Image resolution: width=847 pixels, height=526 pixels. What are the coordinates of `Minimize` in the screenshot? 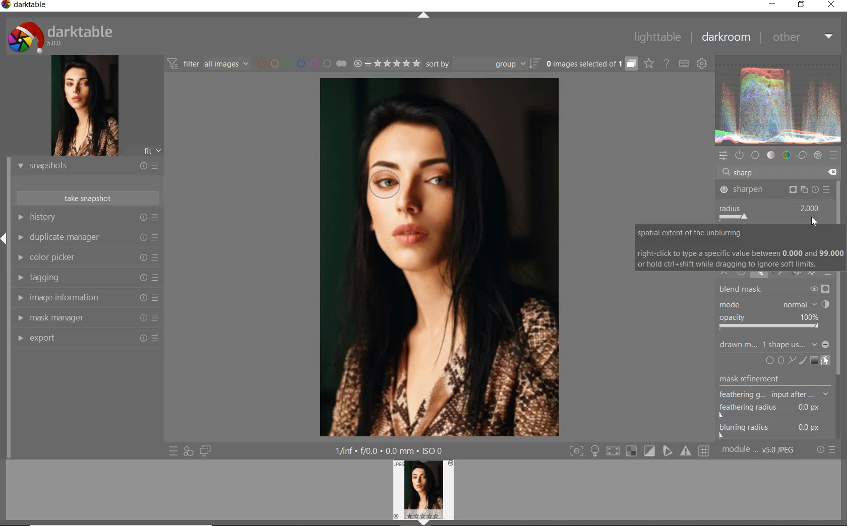 It's located at (826, 345).